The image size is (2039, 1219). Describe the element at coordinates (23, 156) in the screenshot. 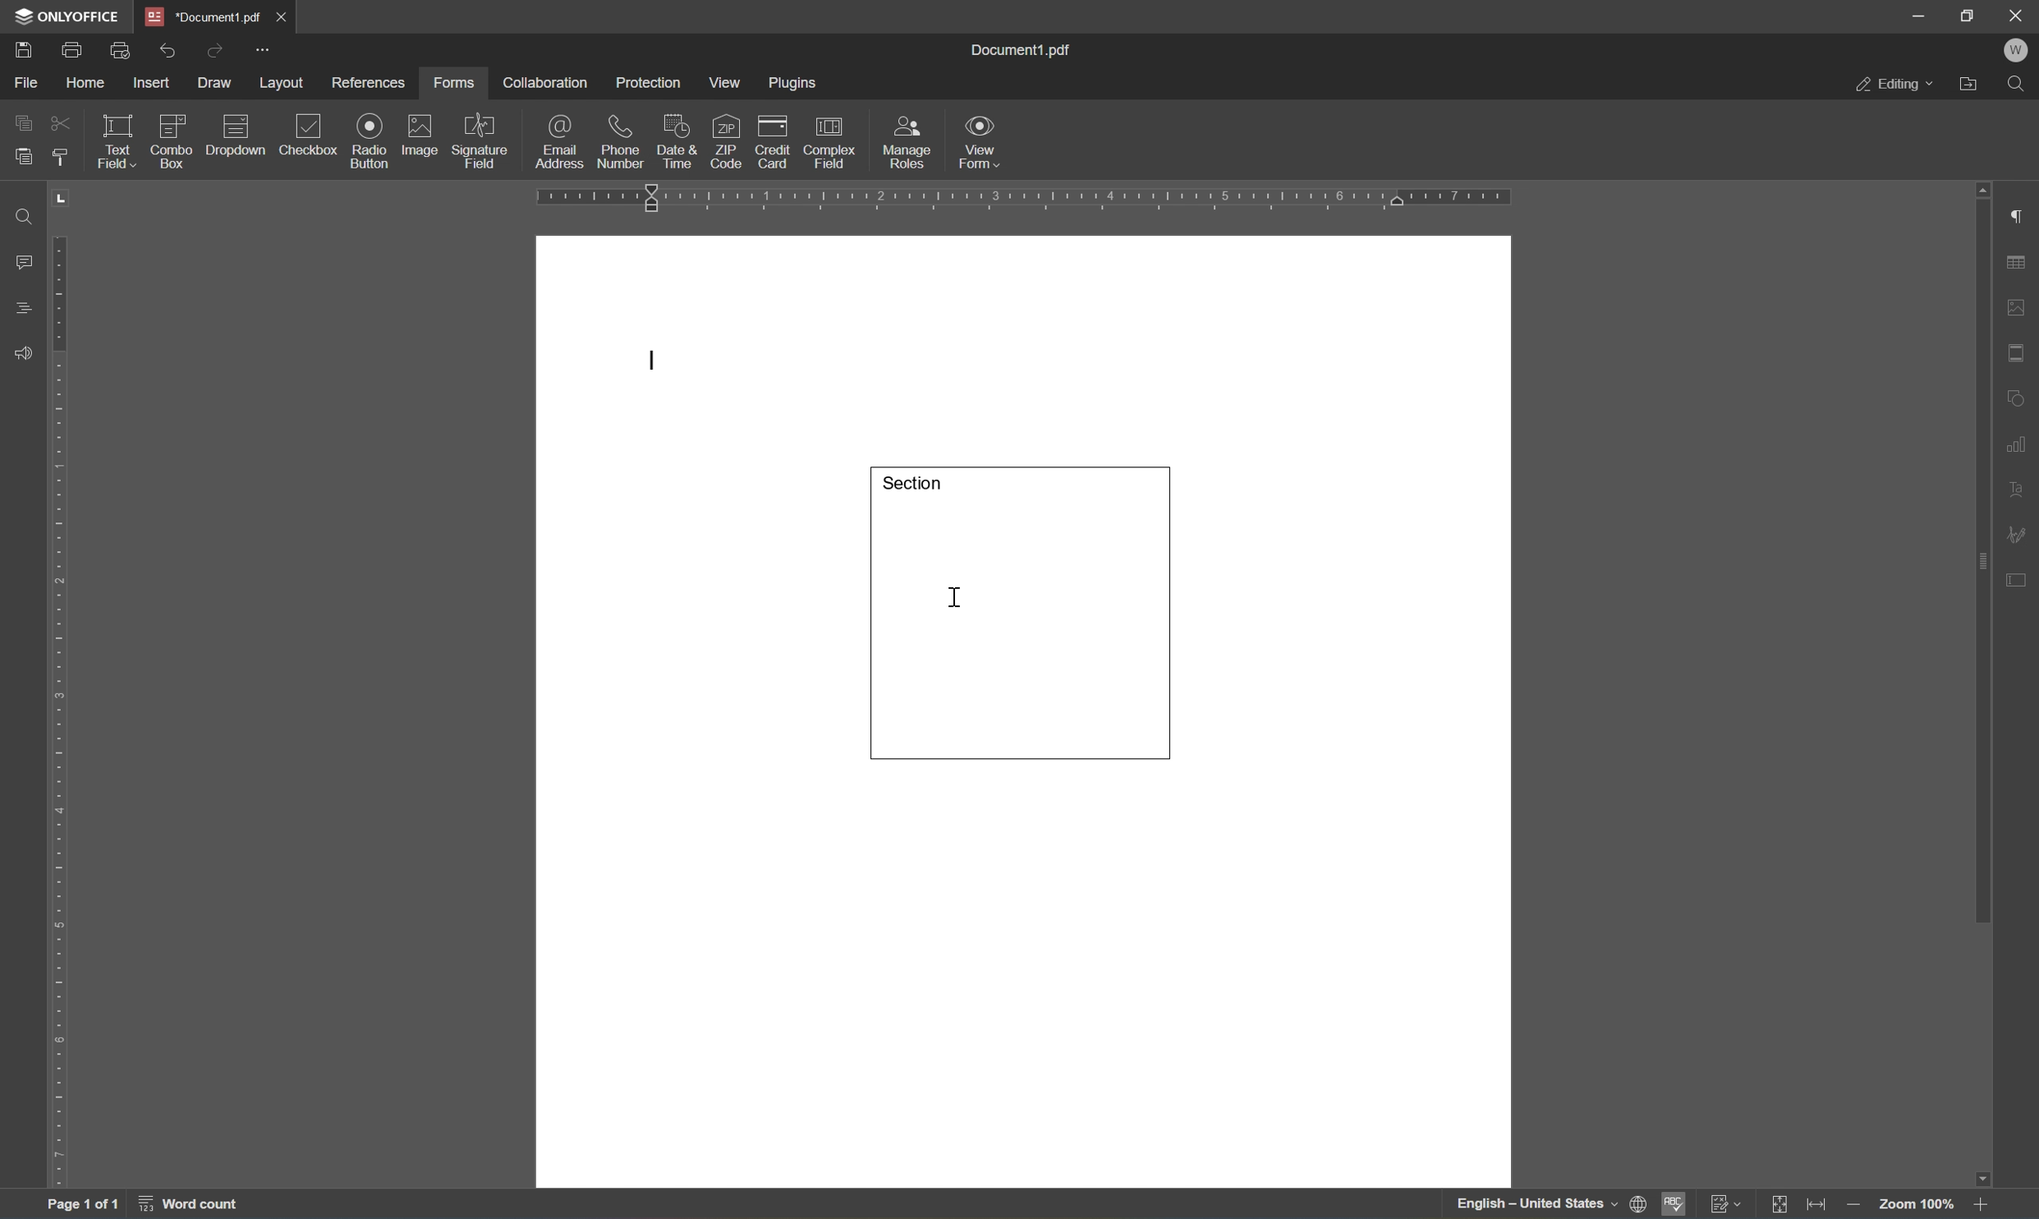

I see `paste` at that location.